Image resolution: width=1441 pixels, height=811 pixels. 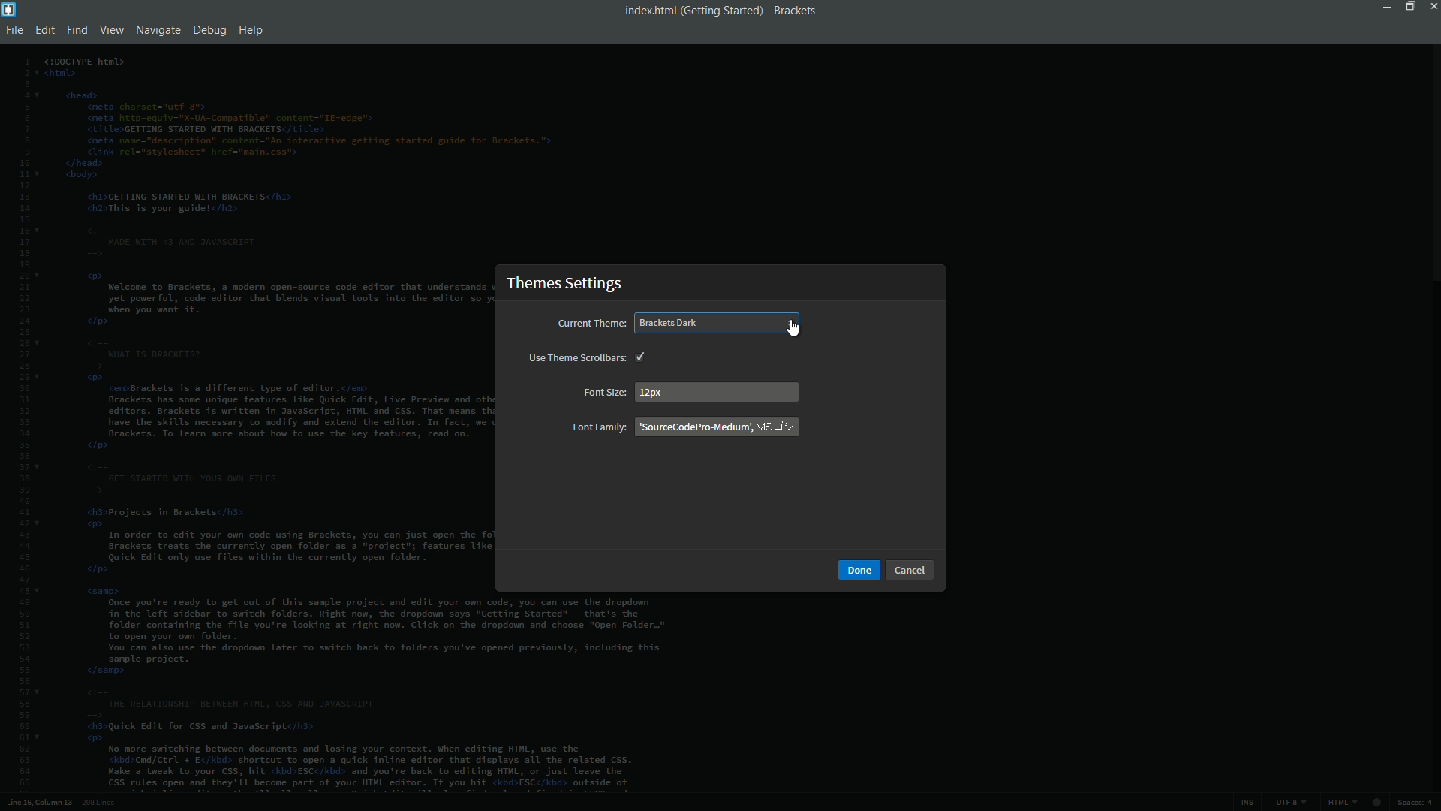 I want to click on font family, so click(x=598, y=428).